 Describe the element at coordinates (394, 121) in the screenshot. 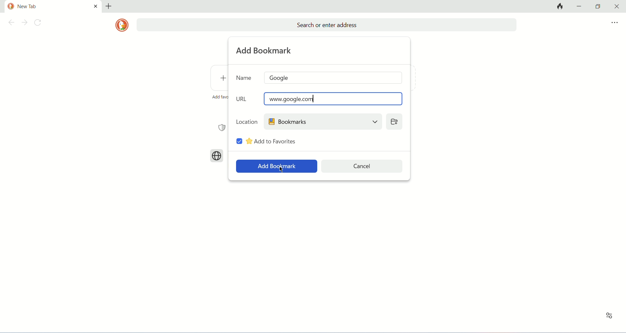

I see `add folder` at that location.